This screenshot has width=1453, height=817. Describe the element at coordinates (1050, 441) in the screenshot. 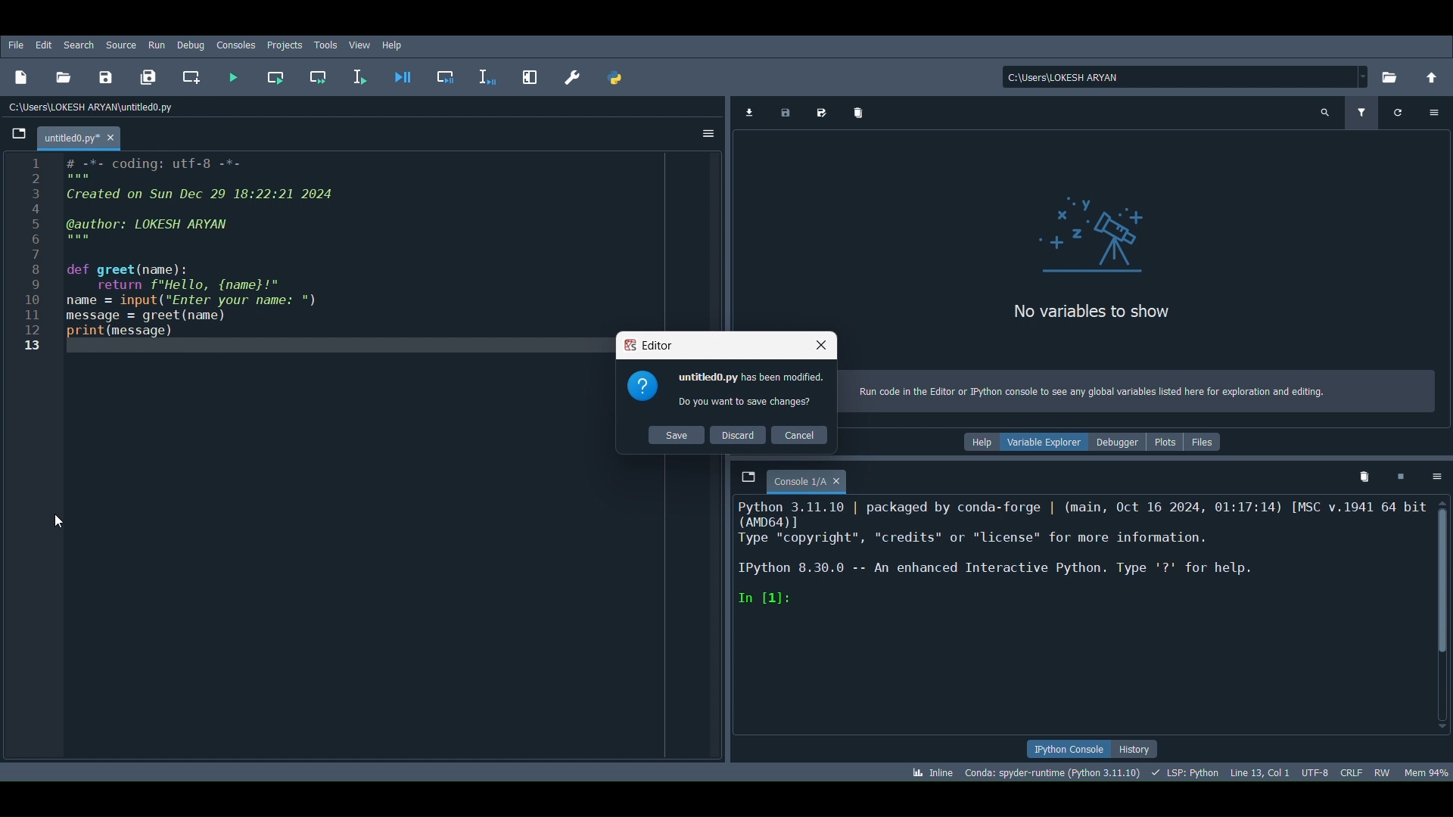

I see `Variable explorer` at that location.